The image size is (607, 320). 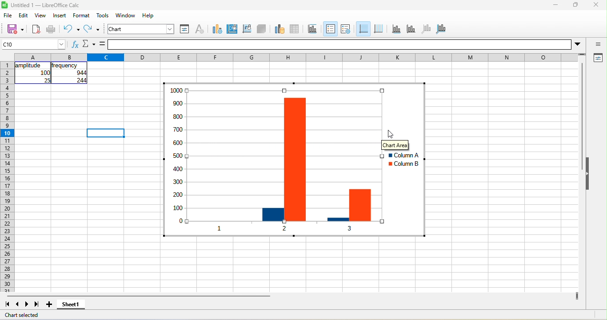 What do you see at coordinates (264, 160) in the screenshot?
I see `chart` at bounding box center [264, 160].